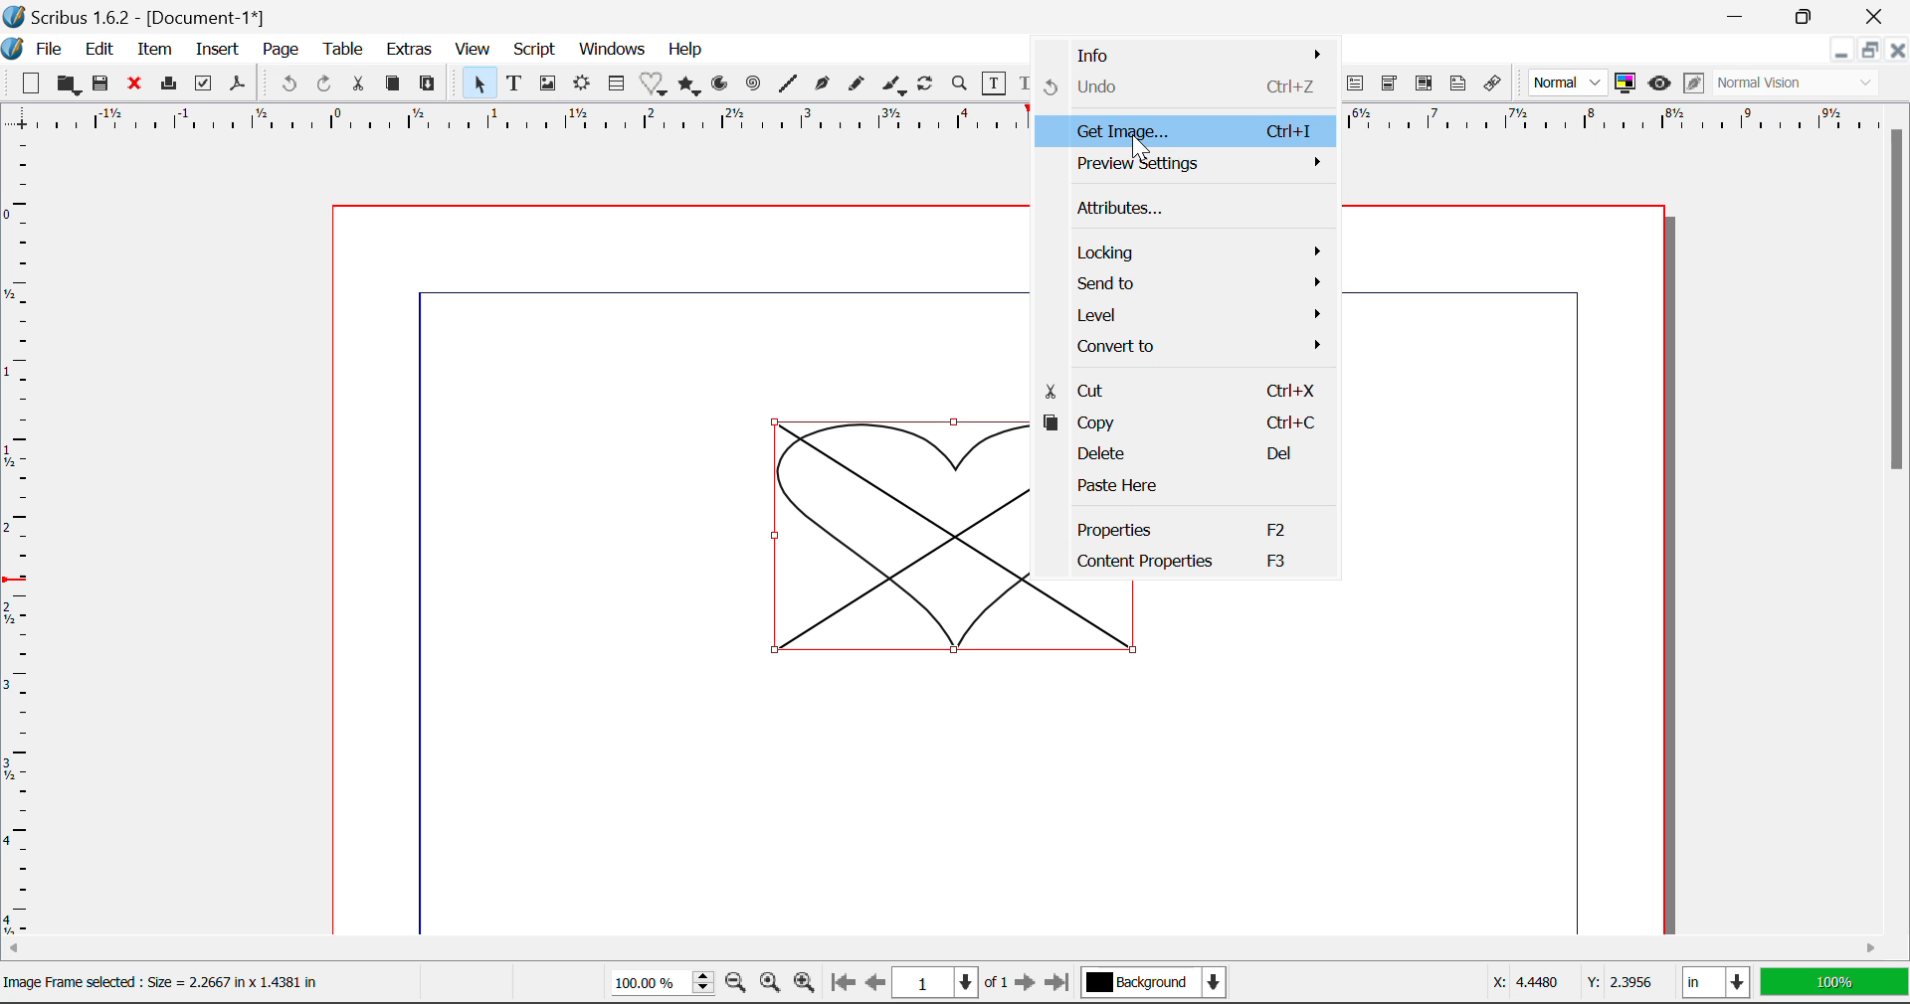 This screenshot has width=1910, height=1004. Describe the element at coordinates (138, 86) in the screenshot. I see `Close` at that location.